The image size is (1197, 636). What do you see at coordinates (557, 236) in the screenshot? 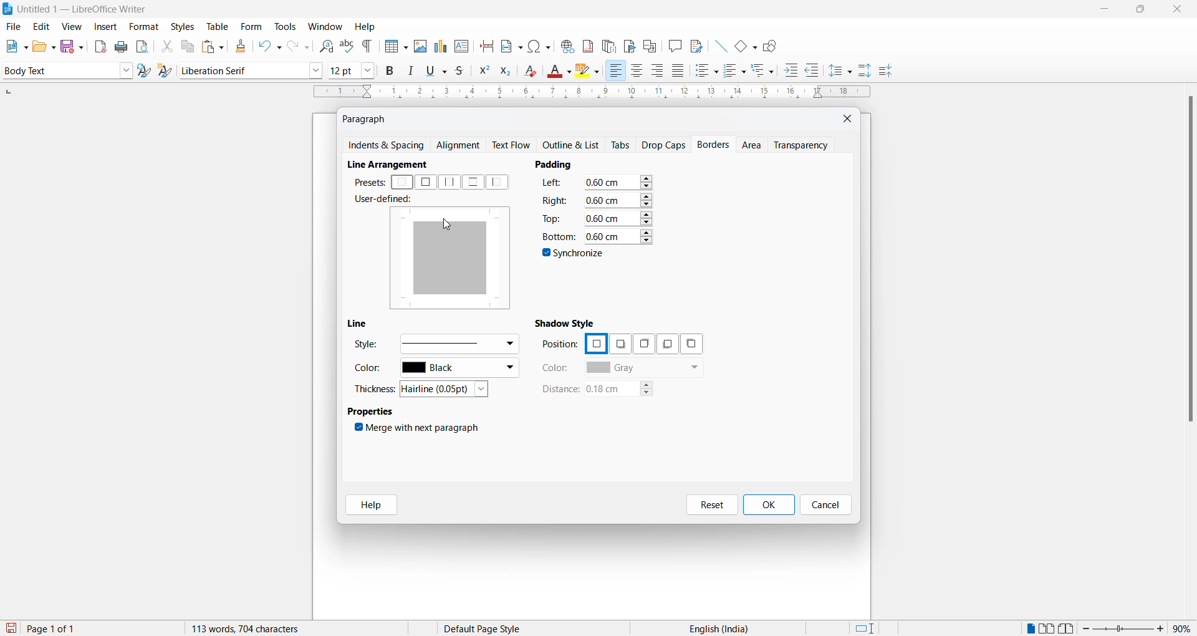
I see `bottom` at bounding box center [557, 236].